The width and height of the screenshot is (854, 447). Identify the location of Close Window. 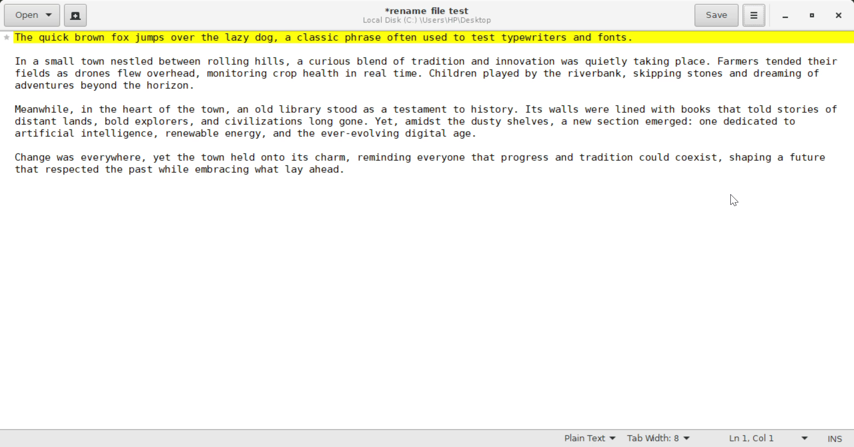
(841, 16).